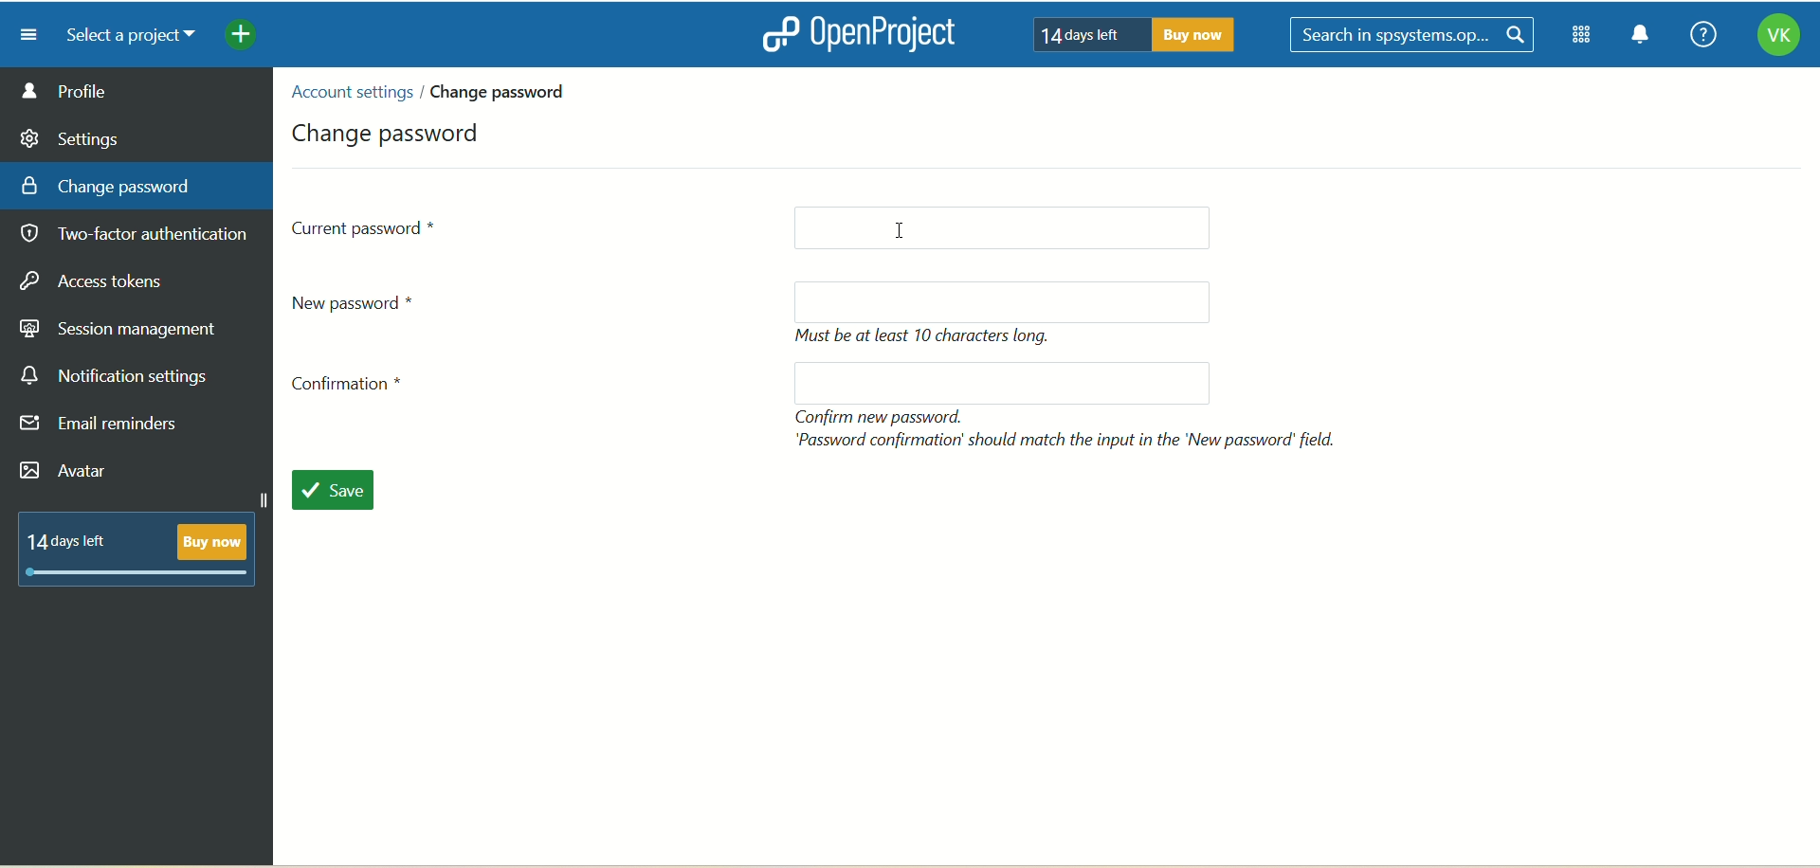  What do you see at coordinates (343, 493) in the screenshot?
I see `save` at bounding box center [343, 493].